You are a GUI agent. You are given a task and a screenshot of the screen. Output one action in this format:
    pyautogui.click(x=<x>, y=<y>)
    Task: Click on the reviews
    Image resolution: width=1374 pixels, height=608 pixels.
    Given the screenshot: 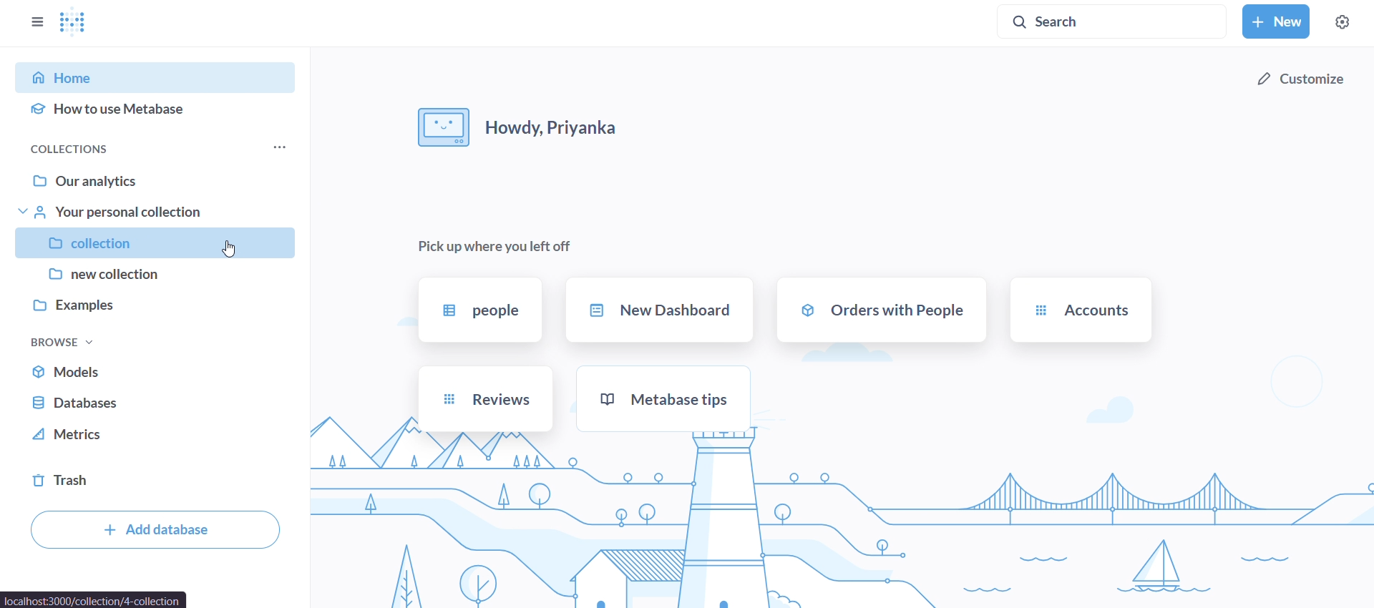 What is the action you would take?
    pyautogui.click(x=487, y=400)
    